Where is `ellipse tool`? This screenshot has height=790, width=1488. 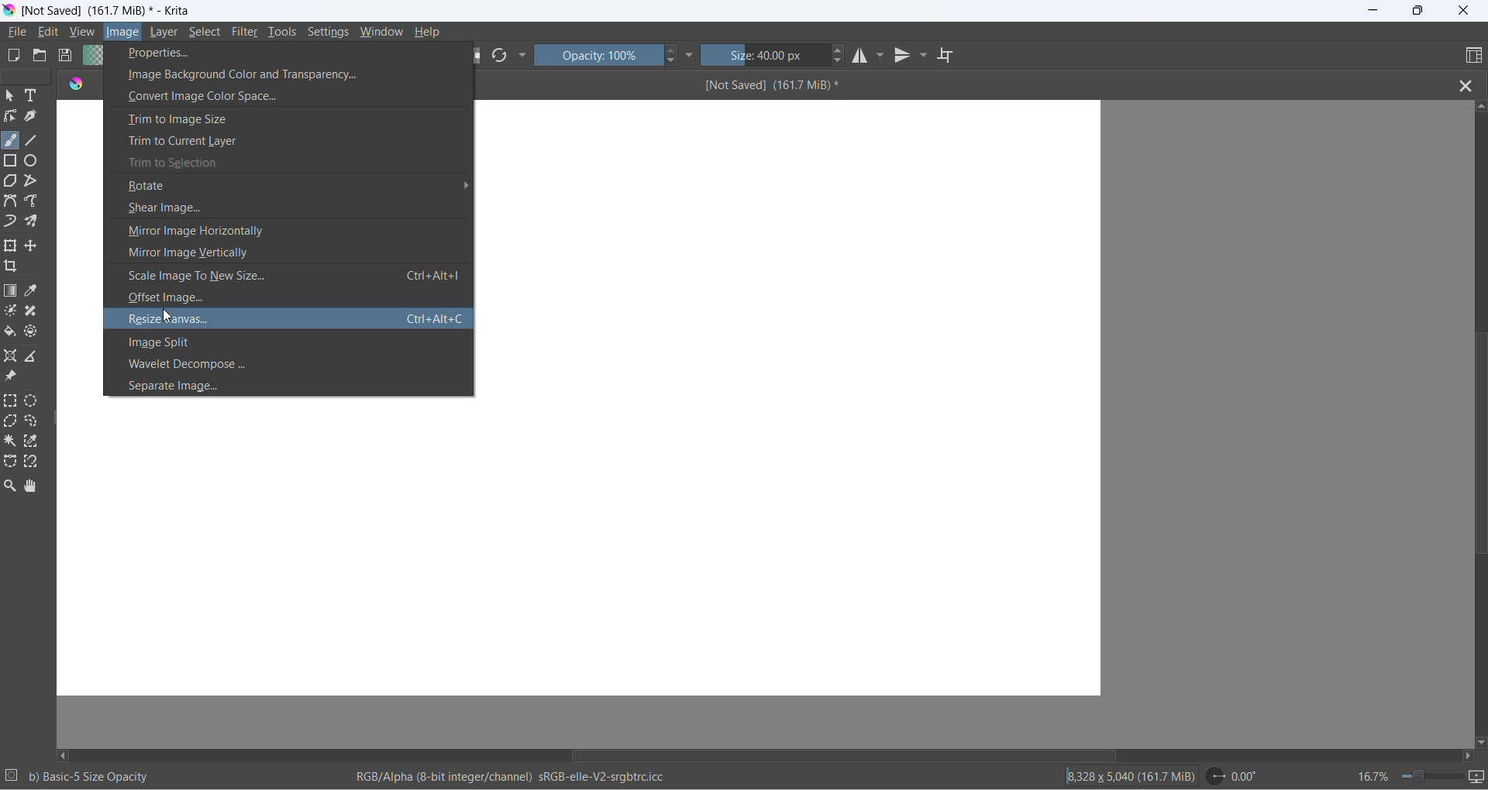
ellipse tool is located at coordinates (32, 160).